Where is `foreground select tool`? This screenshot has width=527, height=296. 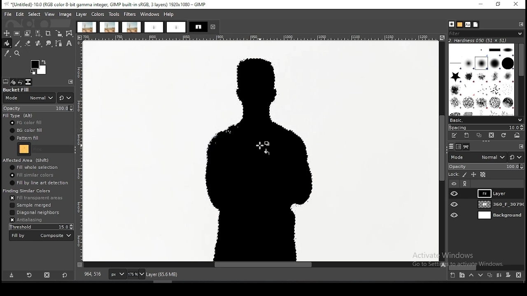 foreground select tool is located at coordinates (28, 33).